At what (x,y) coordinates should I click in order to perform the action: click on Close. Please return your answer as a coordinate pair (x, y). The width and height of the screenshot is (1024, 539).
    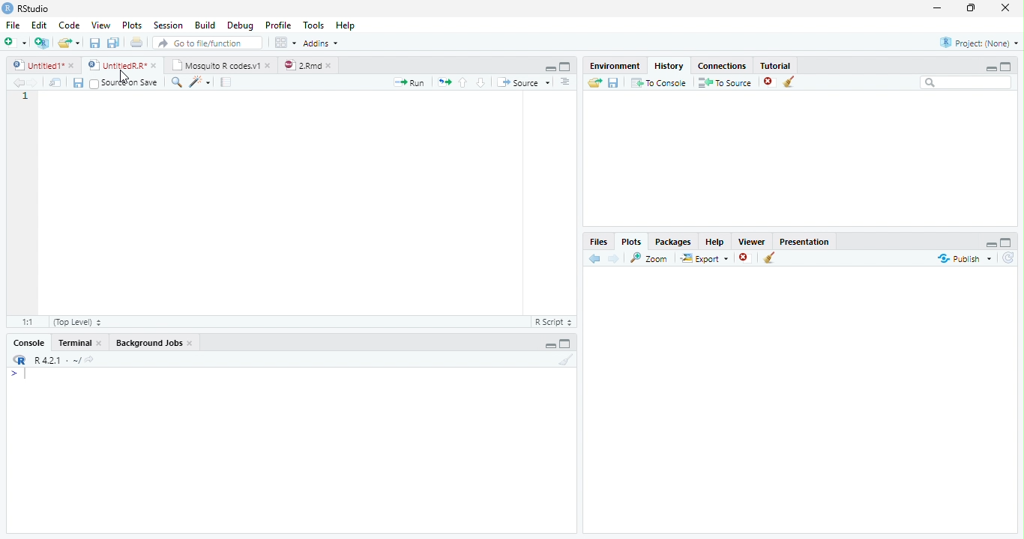
    Looking at the image, I should click on (1007, 8).